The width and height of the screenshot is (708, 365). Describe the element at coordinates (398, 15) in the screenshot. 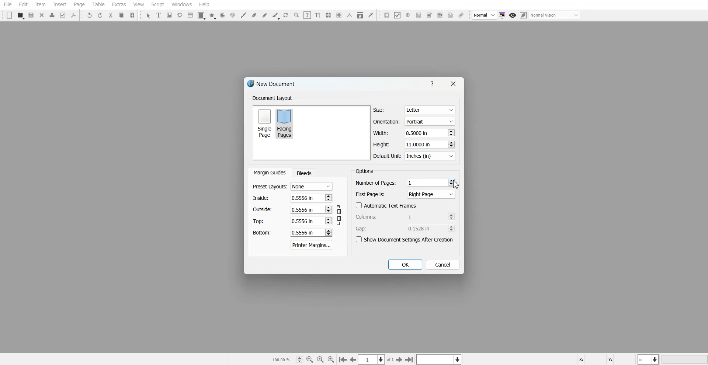

I see `PDF Check Box` at that location.